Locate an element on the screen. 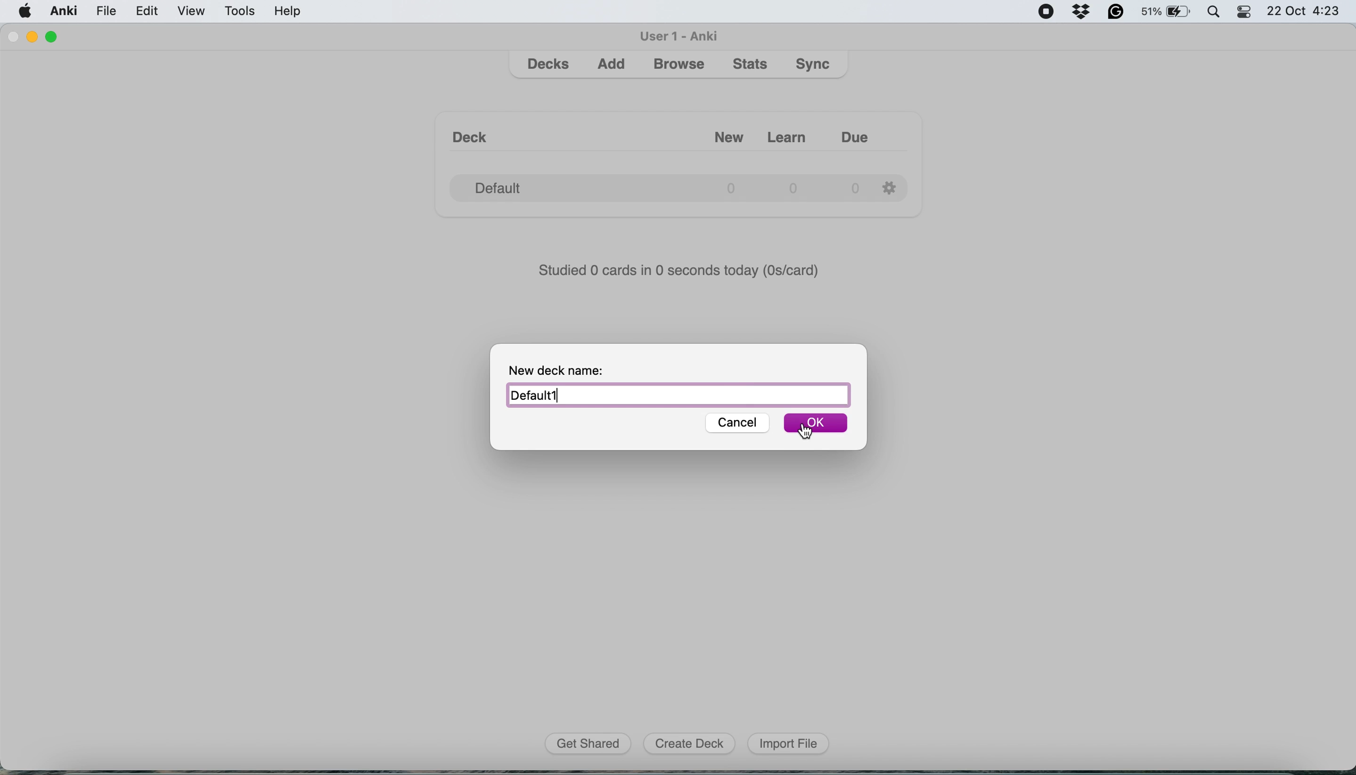  Due is located at coordinates (865, 133).